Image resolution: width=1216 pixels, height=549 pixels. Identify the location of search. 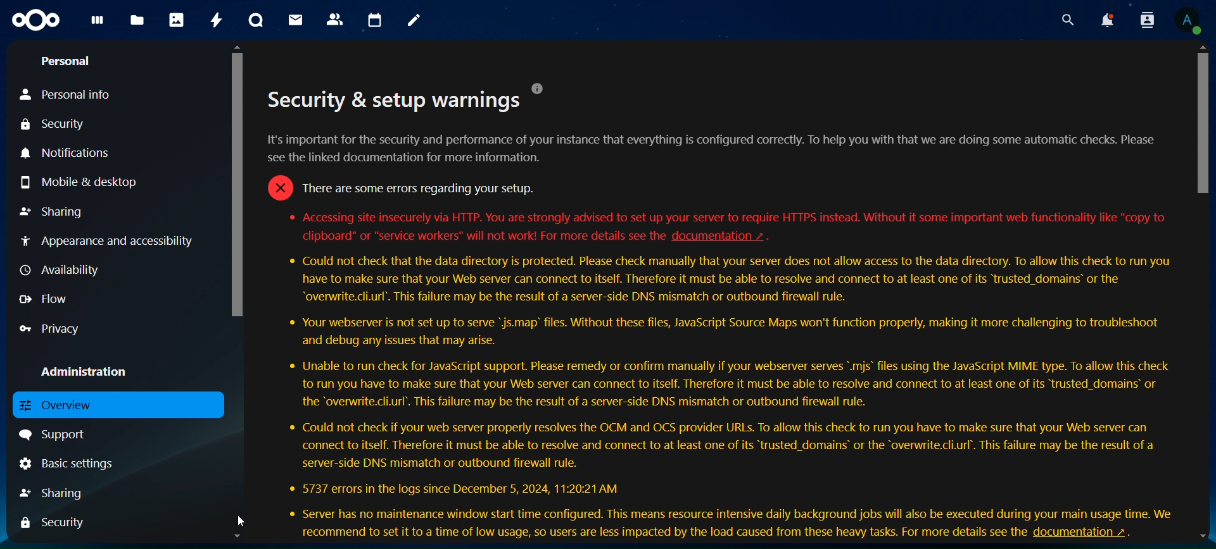
(1061, 19).